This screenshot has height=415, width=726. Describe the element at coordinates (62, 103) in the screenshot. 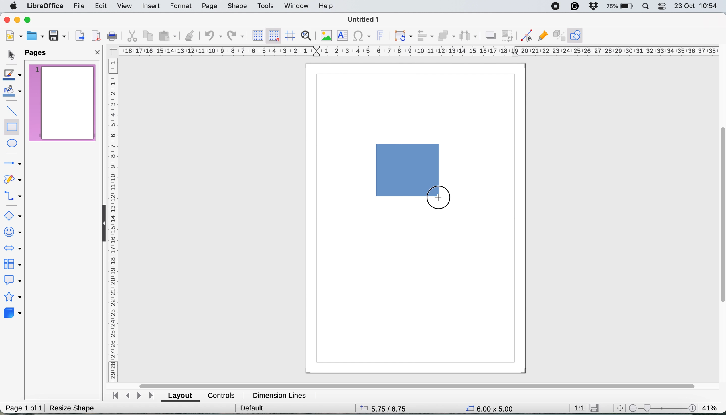

I see `current page` at that location.